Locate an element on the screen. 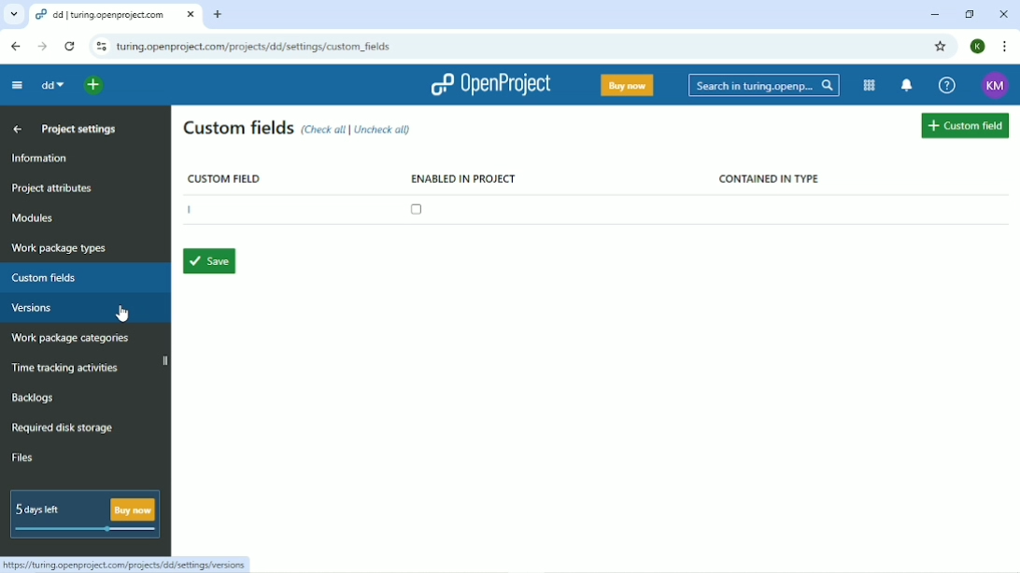 The height and width of the screenshot is (573, 1020). Custom field is located at coordinates (224, 176).